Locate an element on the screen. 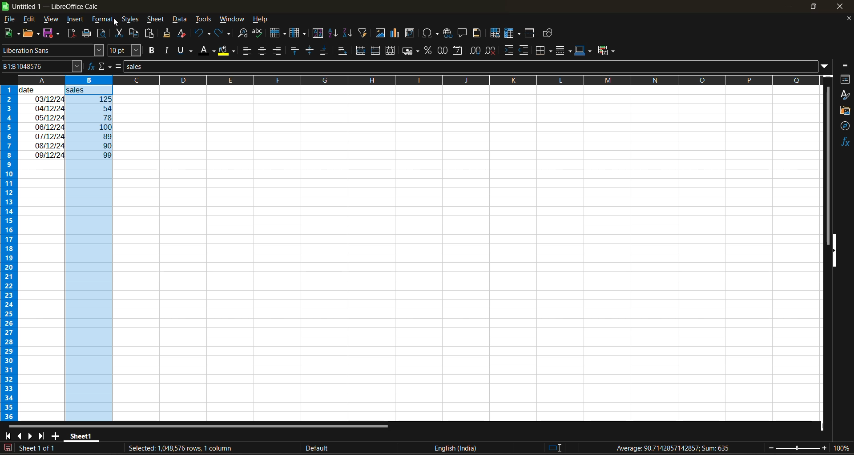 The height and width of the screenshot is (455, 854). freeze rows and columns is located at coordinates (512, 34).